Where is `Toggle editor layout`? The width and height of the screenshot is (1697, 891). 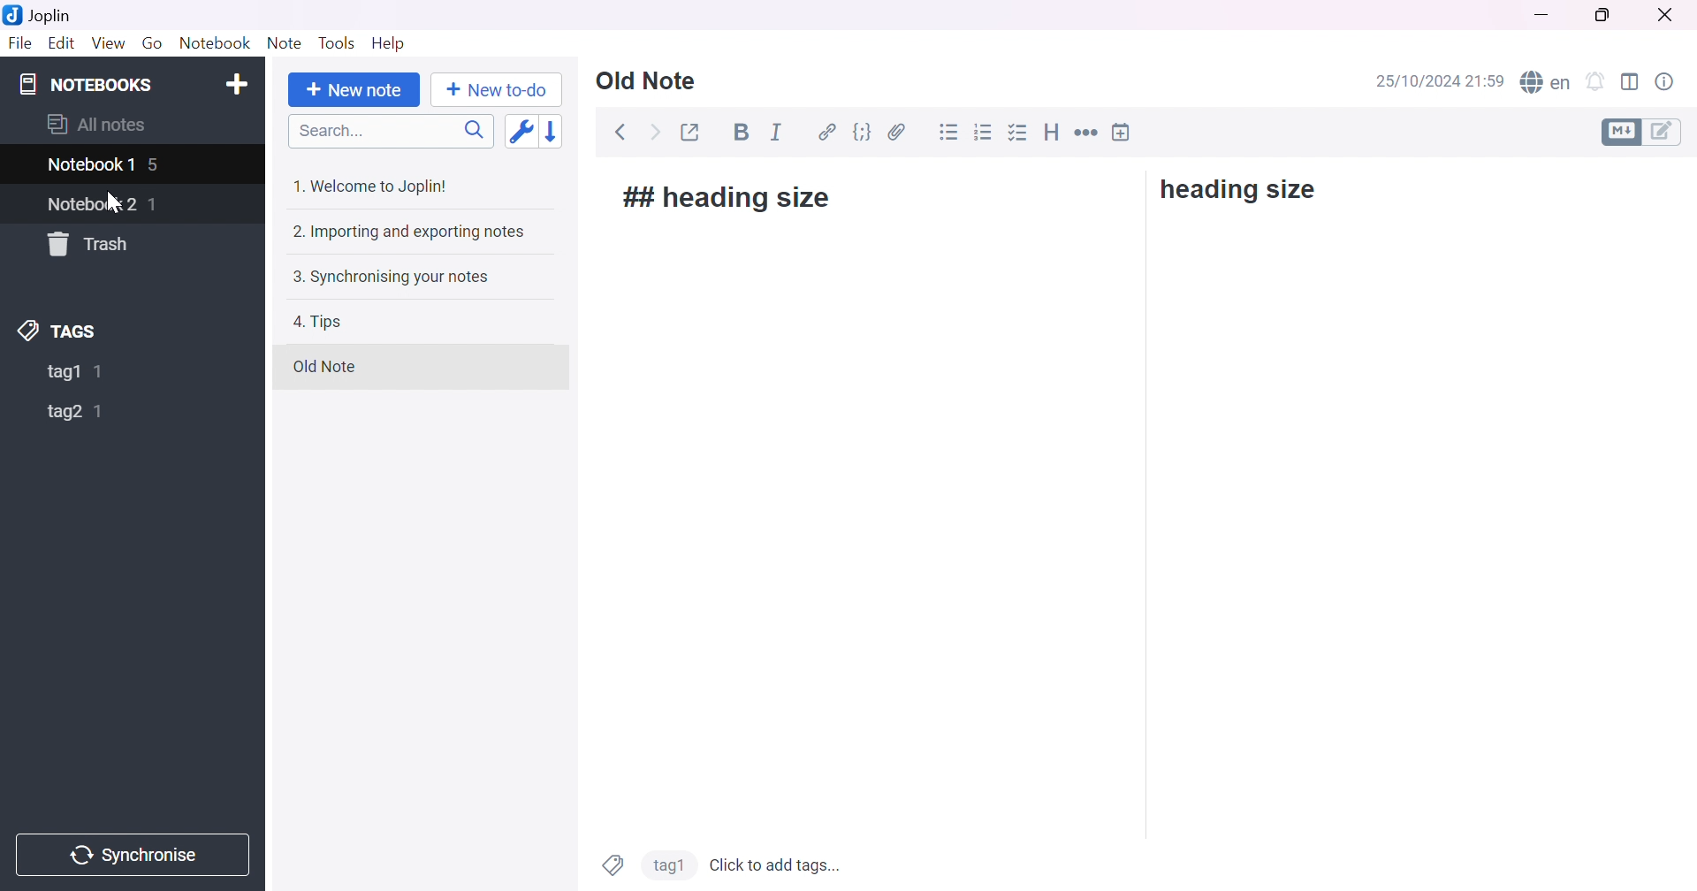 Toggle editor layout is located at coordinates (1632, 83).